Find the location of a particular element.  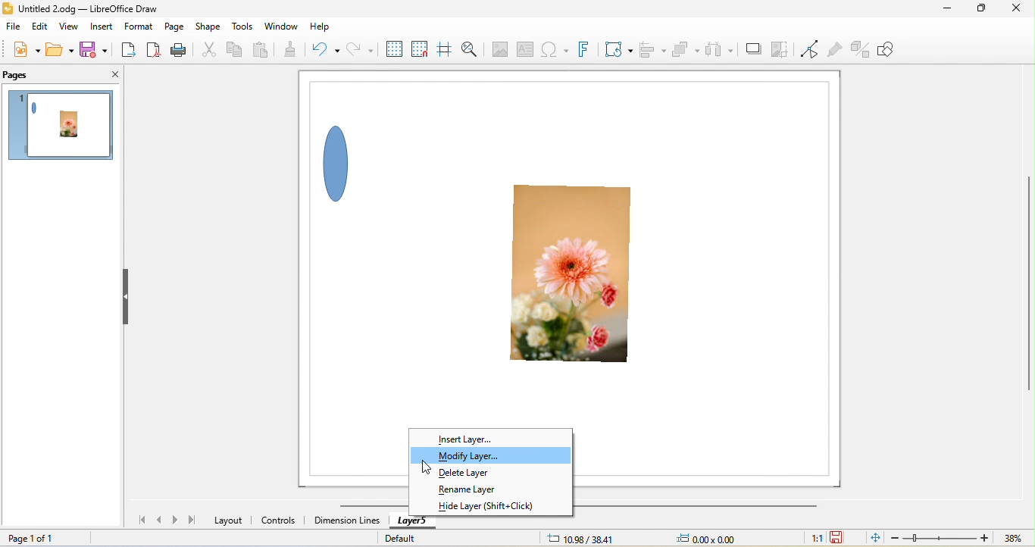

layer 5 is located at coordinates (412, 522).